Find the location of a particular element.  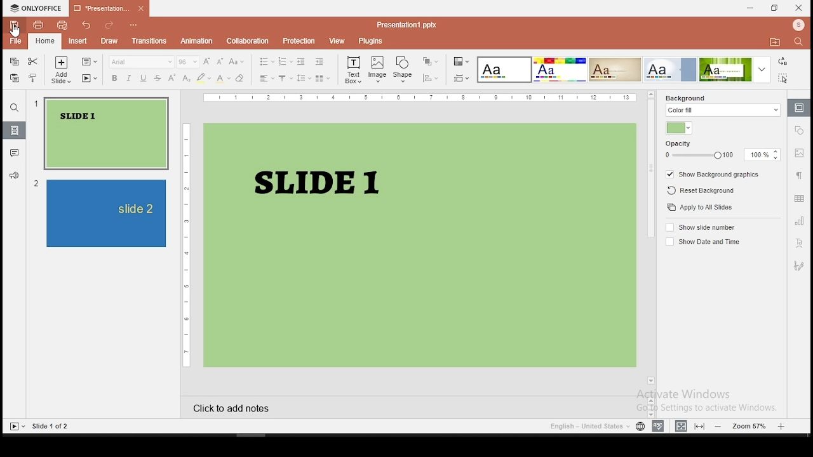

show slide number is located at coordinates (703, 227).